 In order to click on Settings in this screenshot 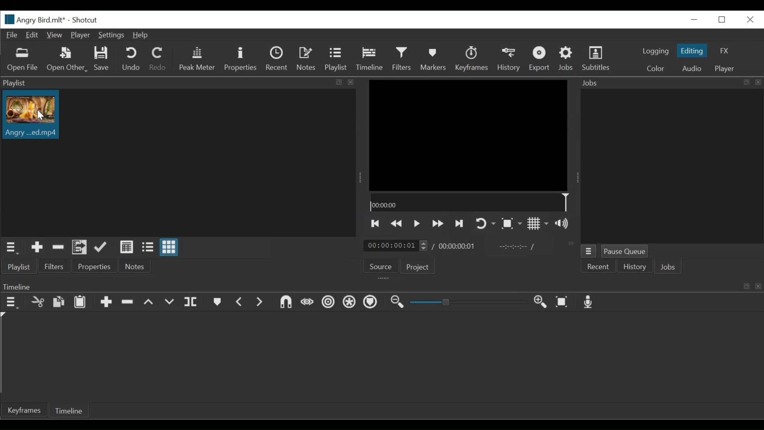, I will do `click(111, 35)`.